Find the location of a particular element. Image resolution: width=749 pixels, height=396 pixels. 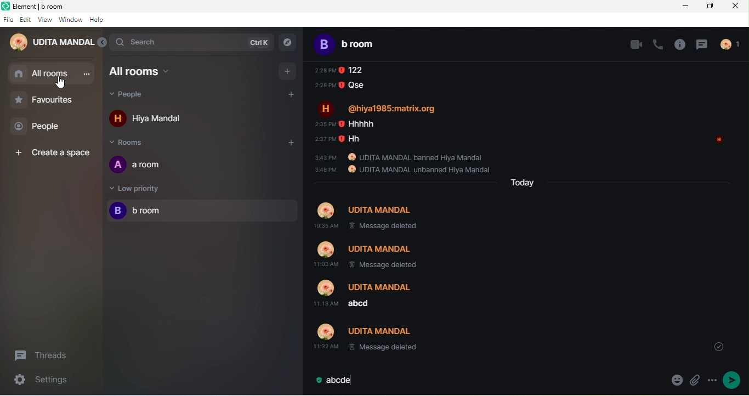

file is located at coordinates (8, 20).